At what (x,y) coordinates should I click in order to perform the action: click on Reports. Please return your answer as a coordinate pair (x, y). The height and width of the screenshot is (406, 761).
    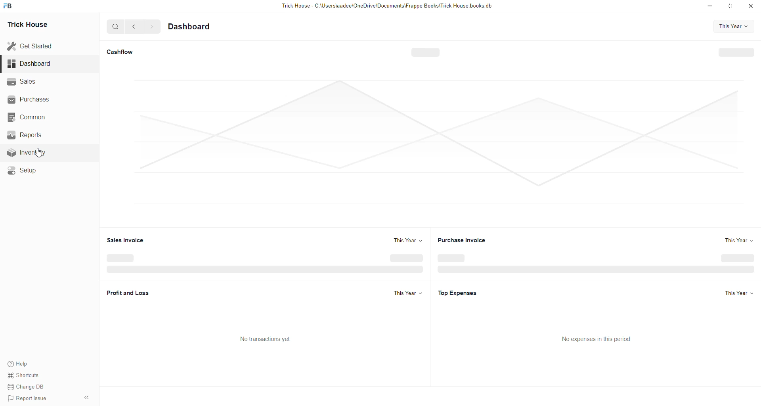
    Looking at the image, I should click on (25, 138).